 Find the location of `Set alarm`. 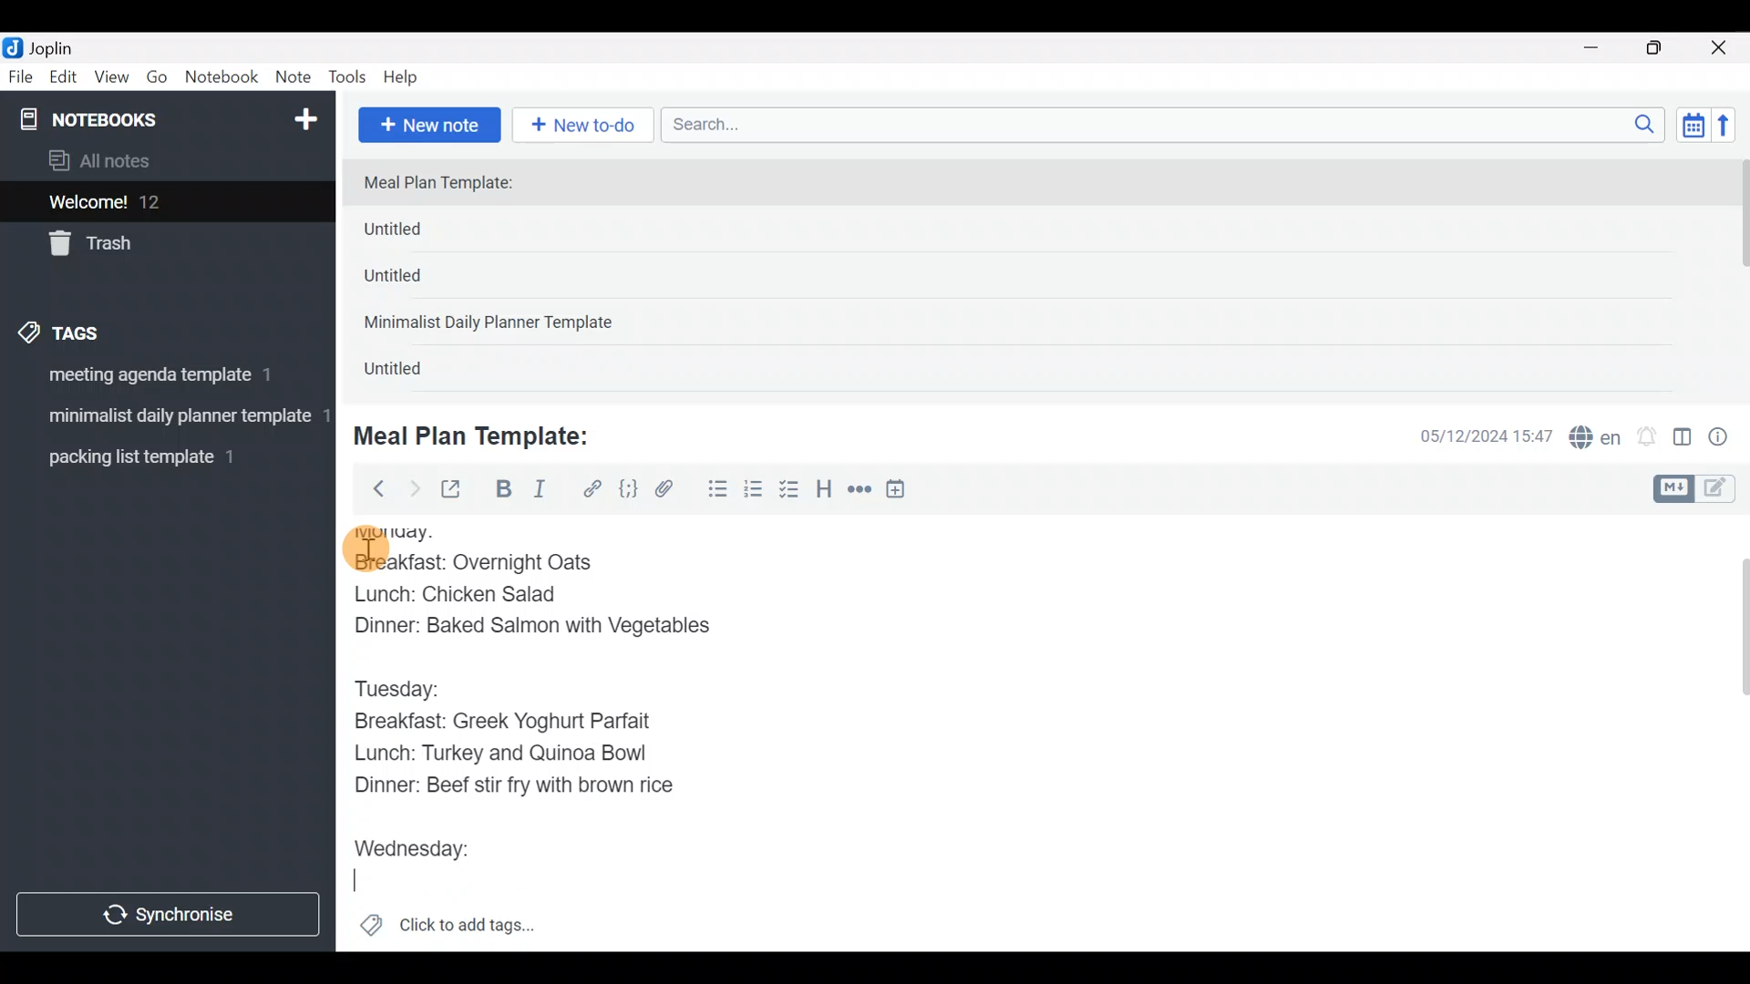

Set alarm is located at coordinates (1648, 438).